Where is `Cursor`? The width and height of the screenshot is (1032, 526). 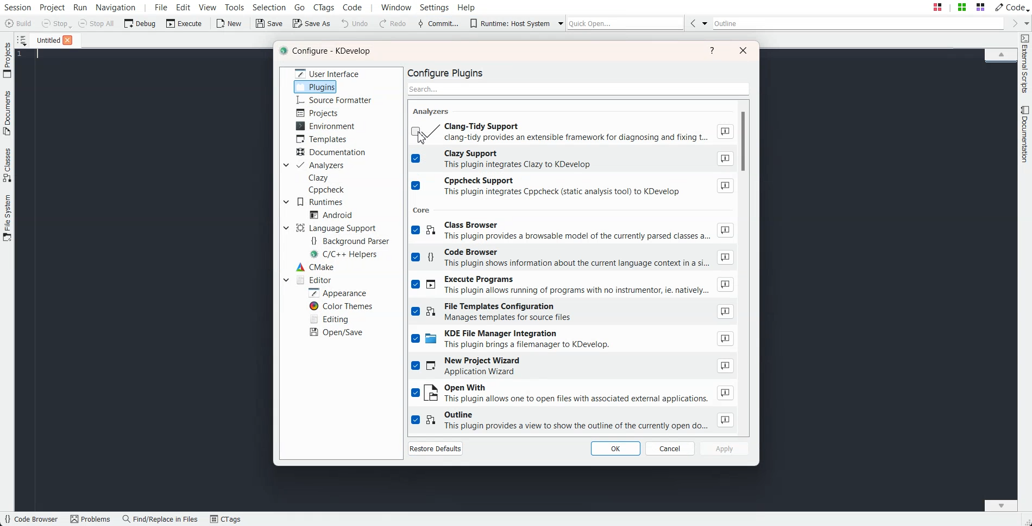
Cursor is located at coordinates (423, 137).